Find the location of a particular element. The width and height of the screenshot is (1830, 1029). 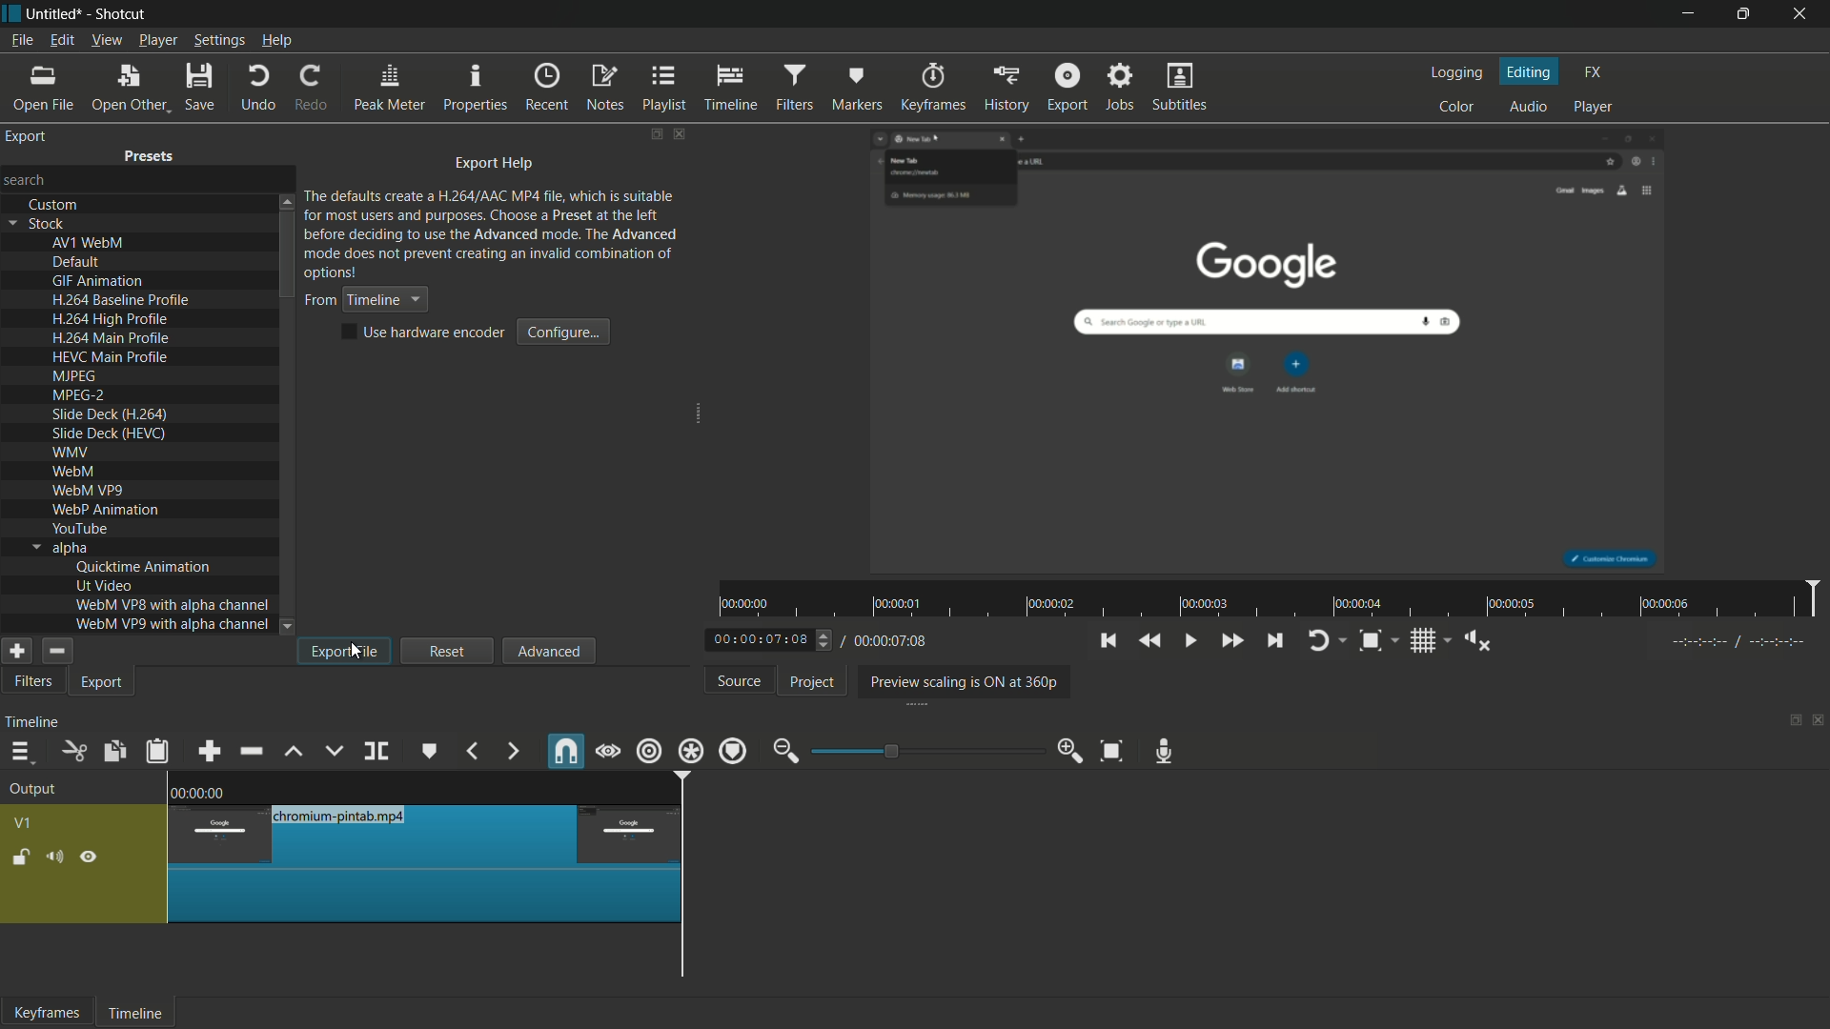

overwrite is located at coordinates (334, 751).